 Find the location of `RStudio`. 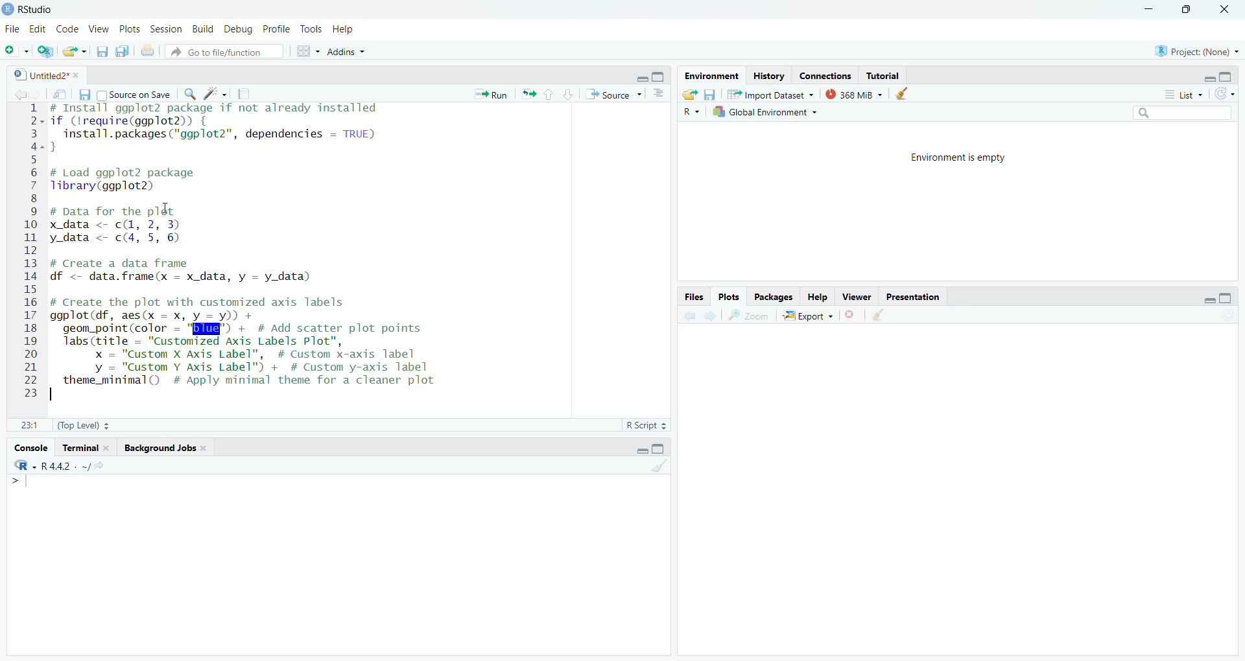

RStudio is located at coordinates (31, 8).